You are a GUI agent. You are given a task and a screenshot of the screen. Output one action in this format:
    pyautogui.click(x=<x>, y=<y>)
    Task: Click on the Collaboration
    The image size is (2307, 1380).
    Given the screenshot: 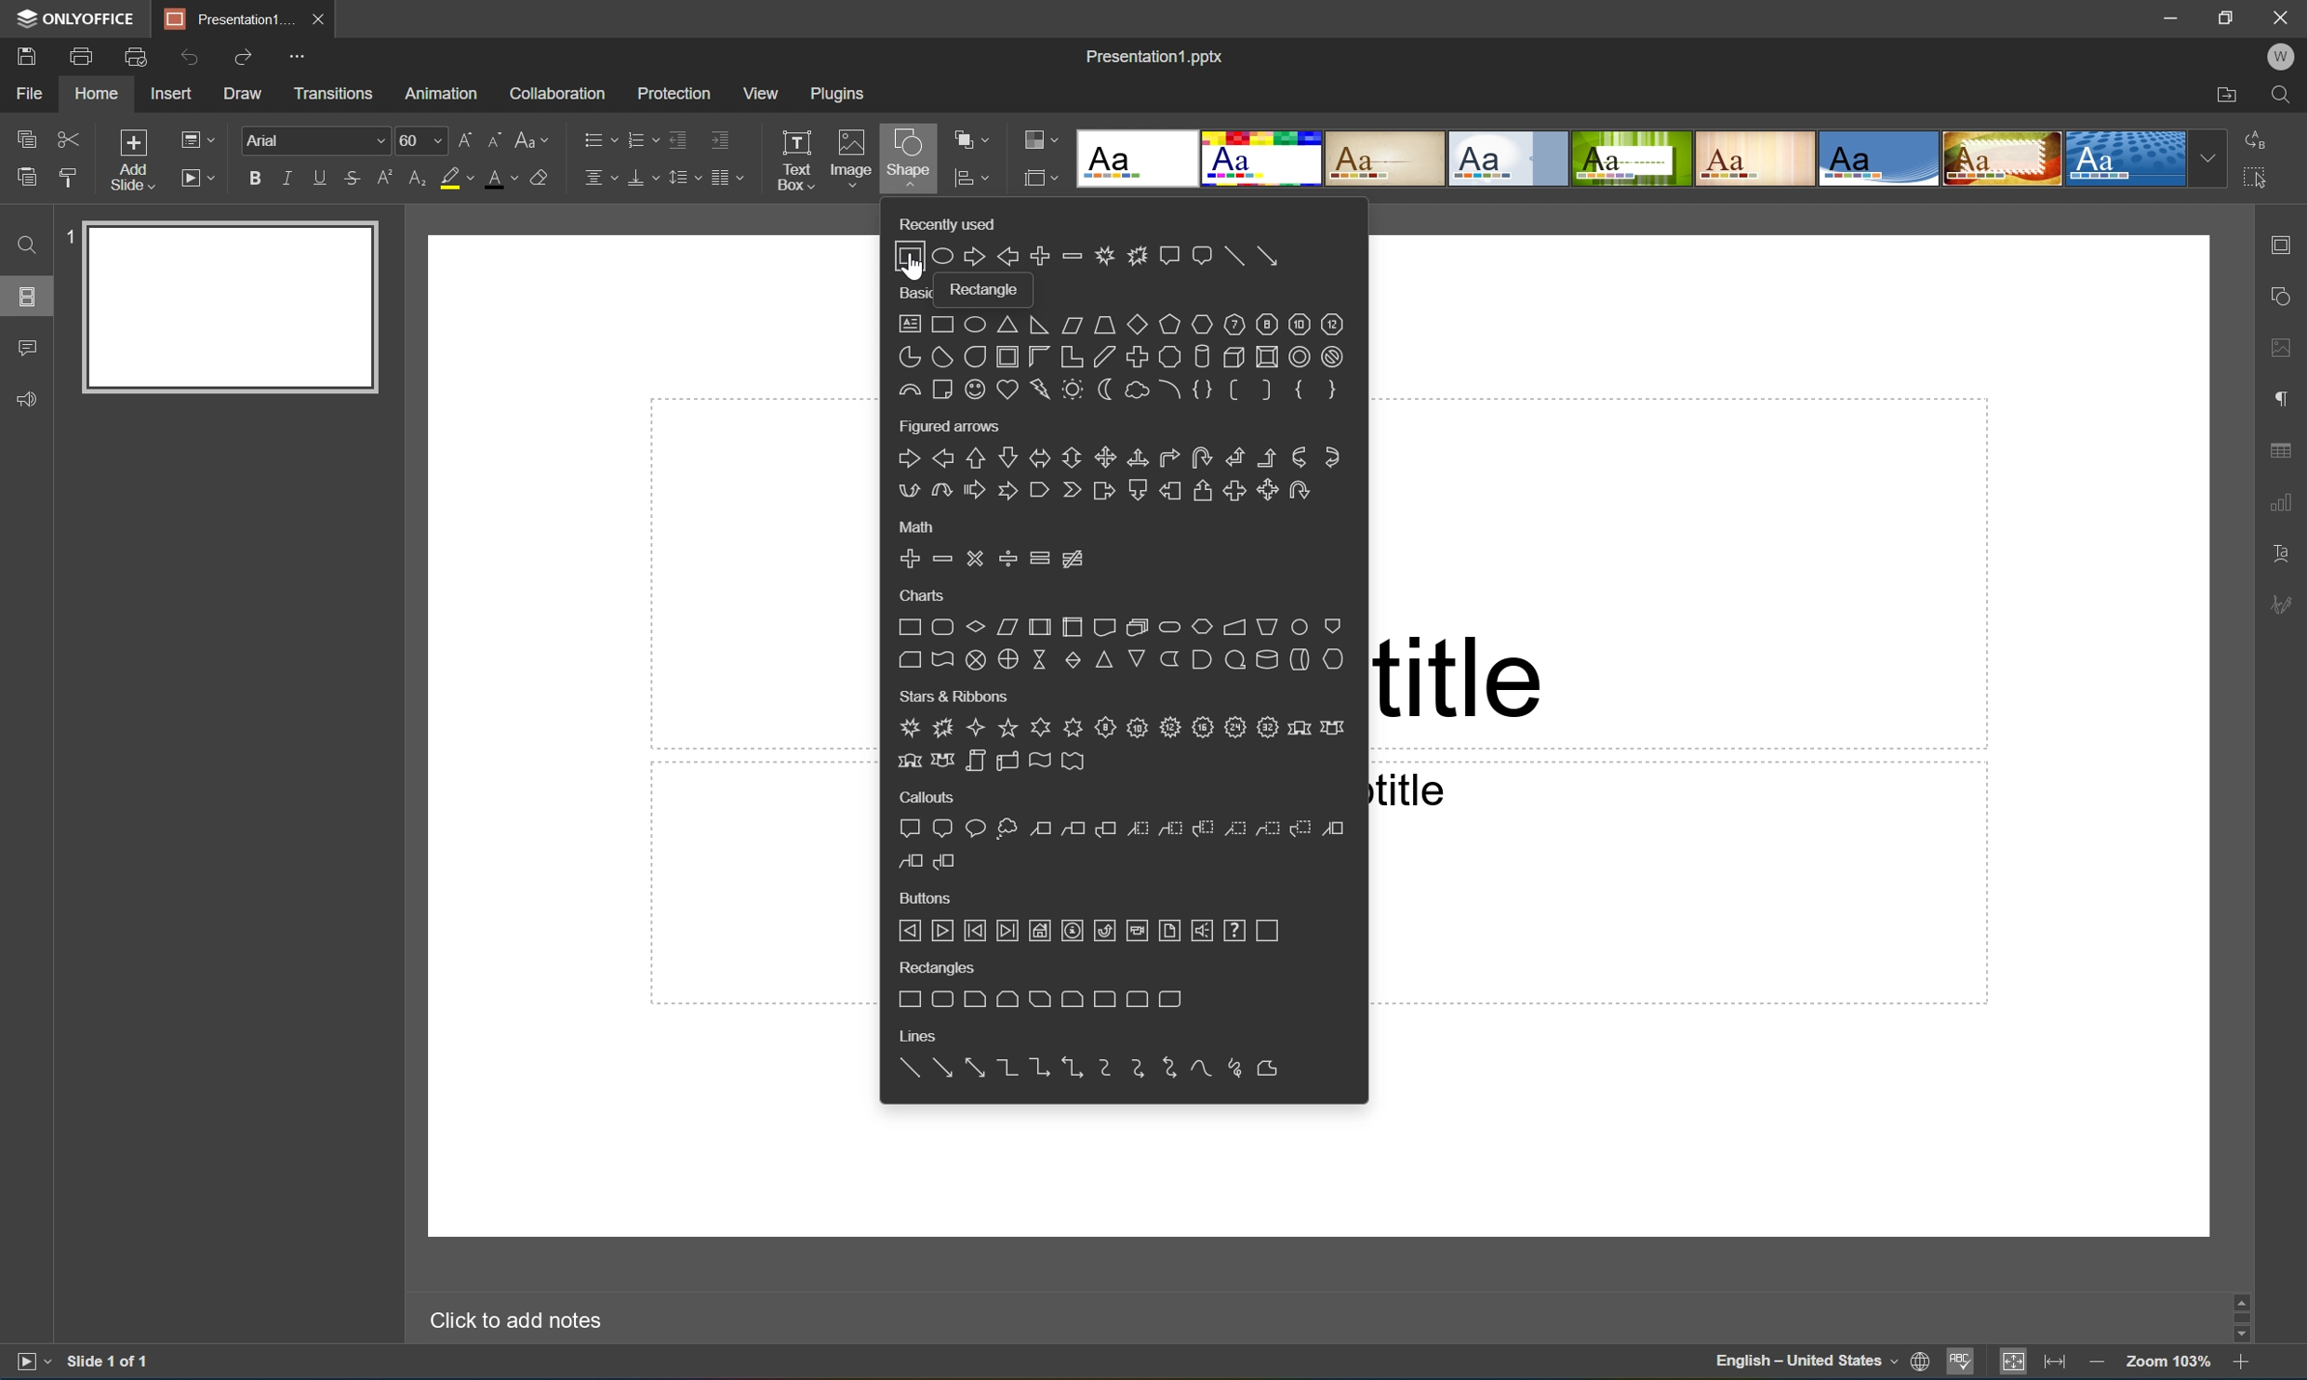 What is the action you would take?
    pyautogui.click(x=558, y=93)
    